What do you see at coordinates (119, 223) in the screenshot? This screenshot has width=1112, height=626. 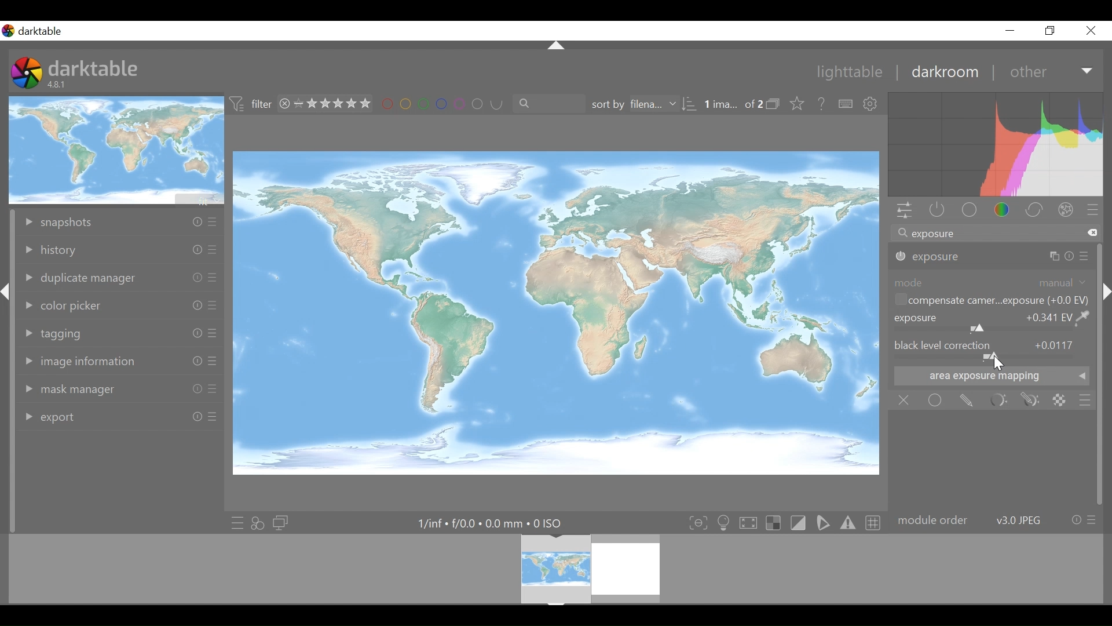 I see `snapshot` at bounding box center [119, 223].